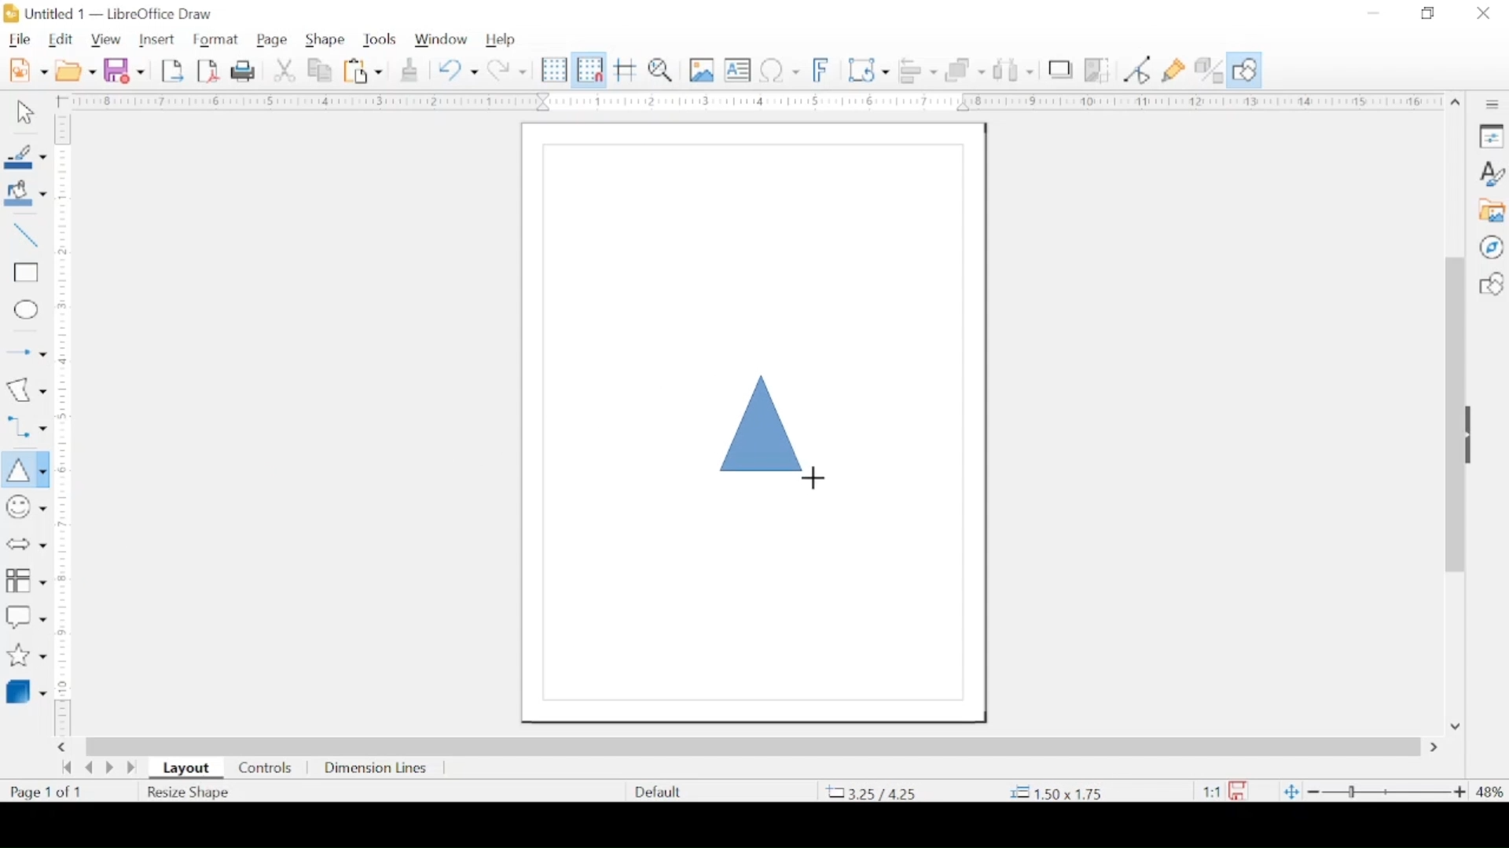 The width and height of the screenshot is (1509, 848). Describe the element at coordinates (589, 70) in the screenshot. I see `snap to grid` at that location.